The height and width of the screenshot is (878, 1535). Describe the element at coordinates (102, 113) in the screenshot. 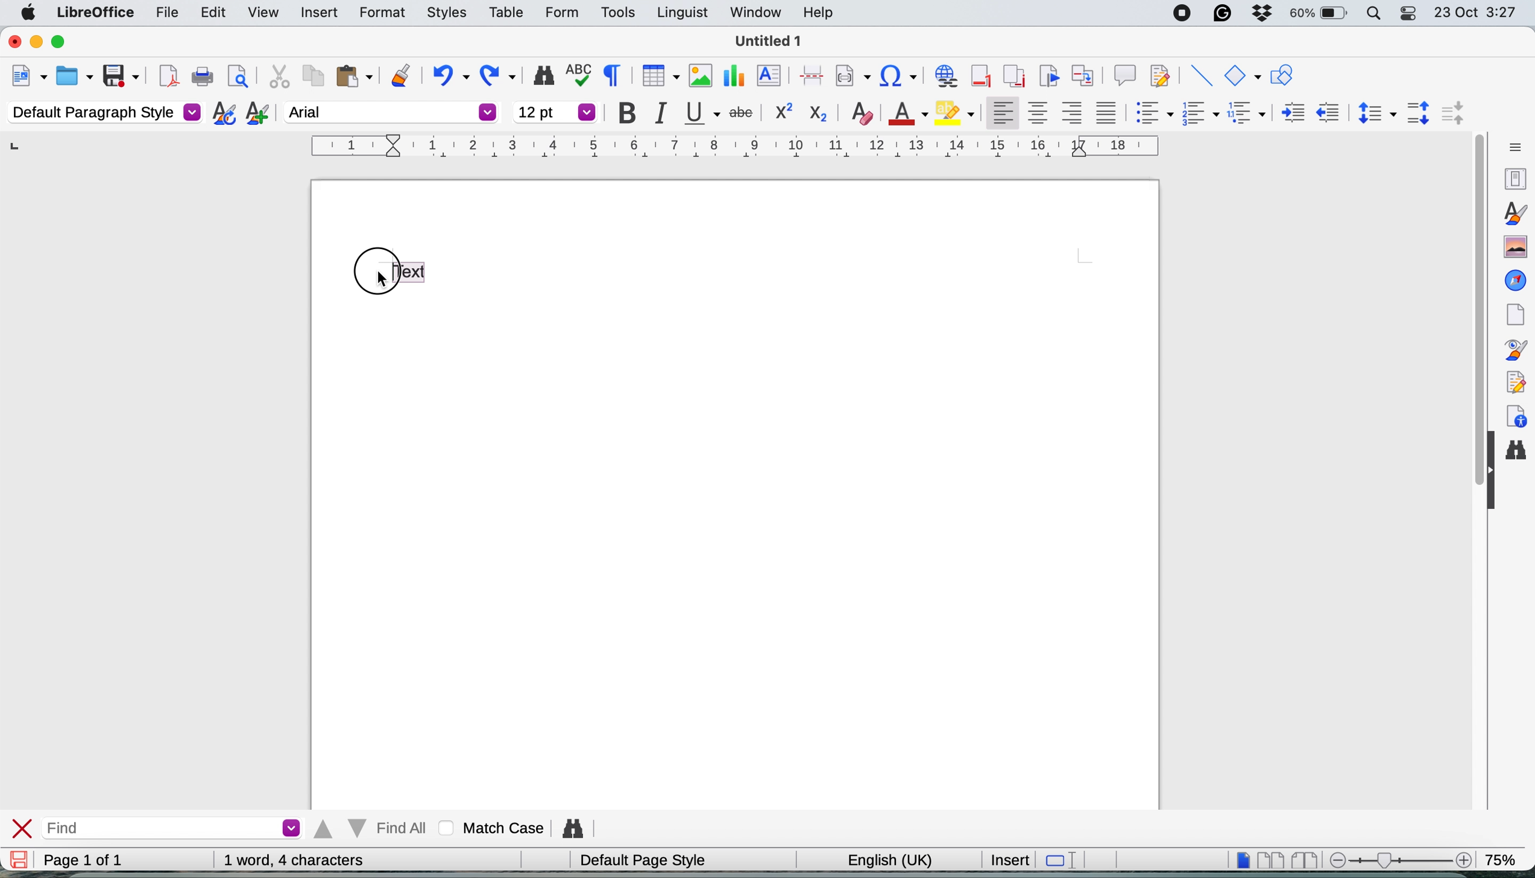

I see `default paragraph style` at that location.